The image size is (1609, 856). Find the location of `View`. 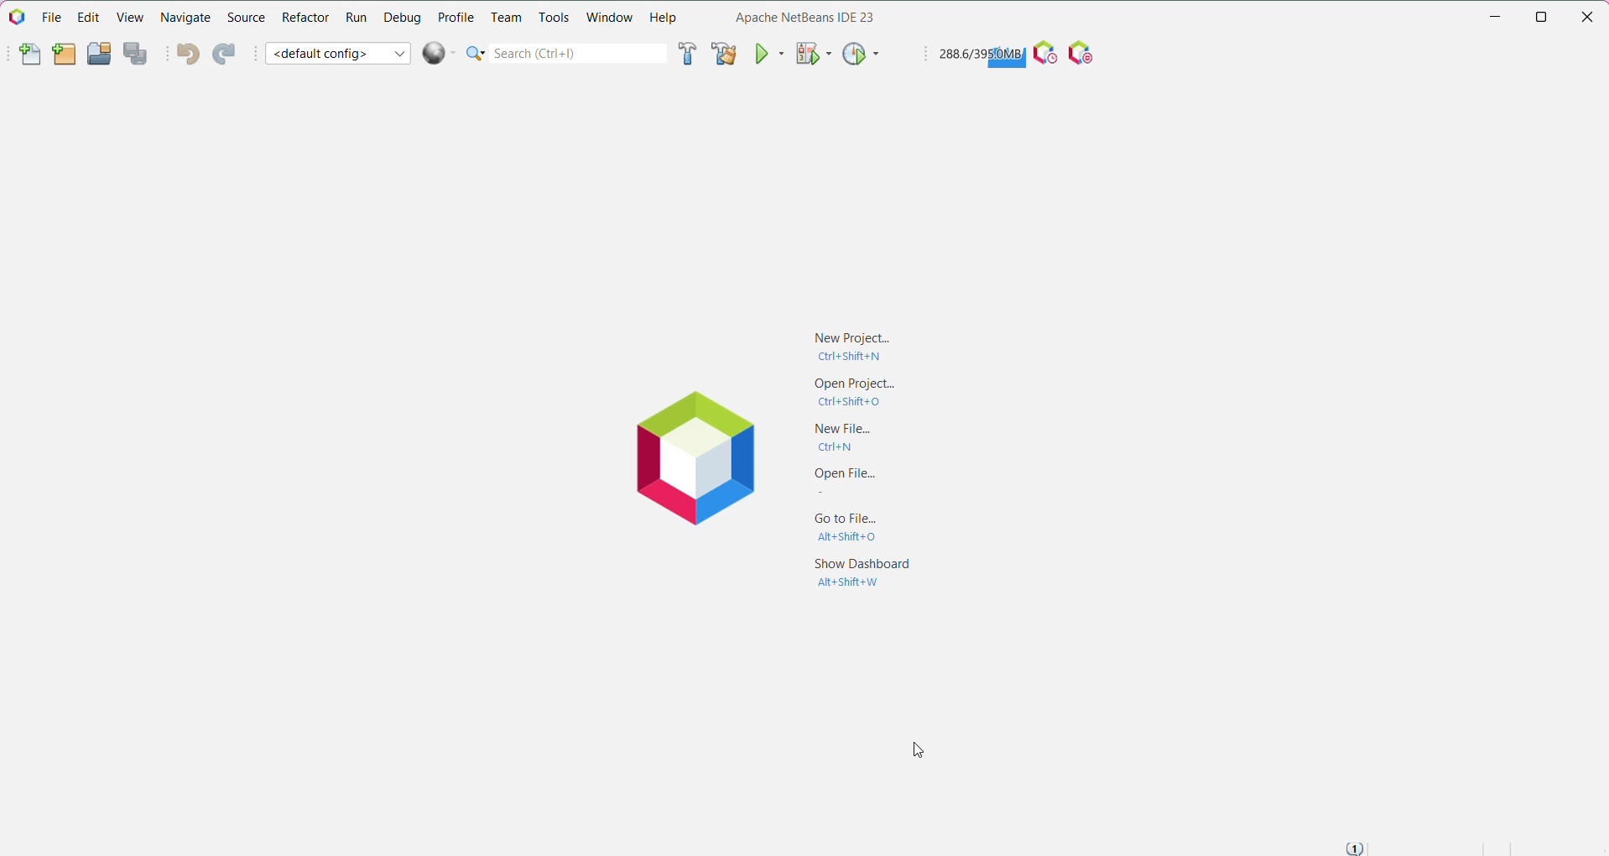

View is located at coordinates (129, 18).